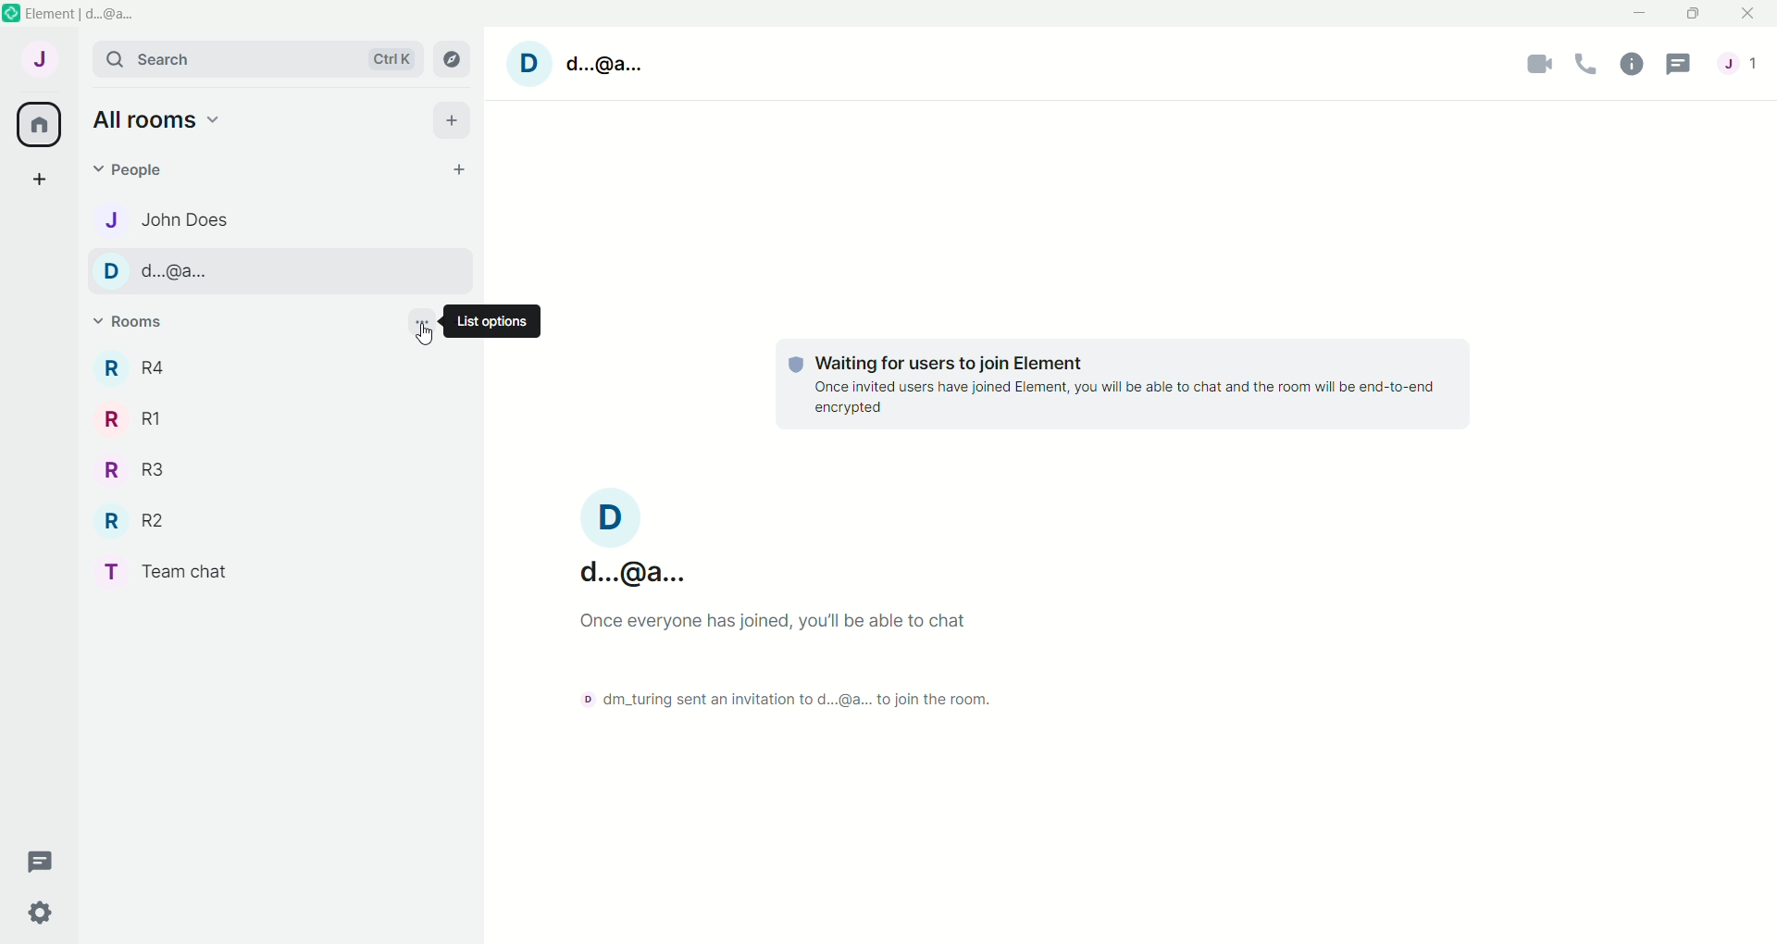 The height and width of the screenshot is (944, 1777). What do you see at coordinates (426, 334) in the screenshot?
I see `Cursor` at bounding box center [426, 334].